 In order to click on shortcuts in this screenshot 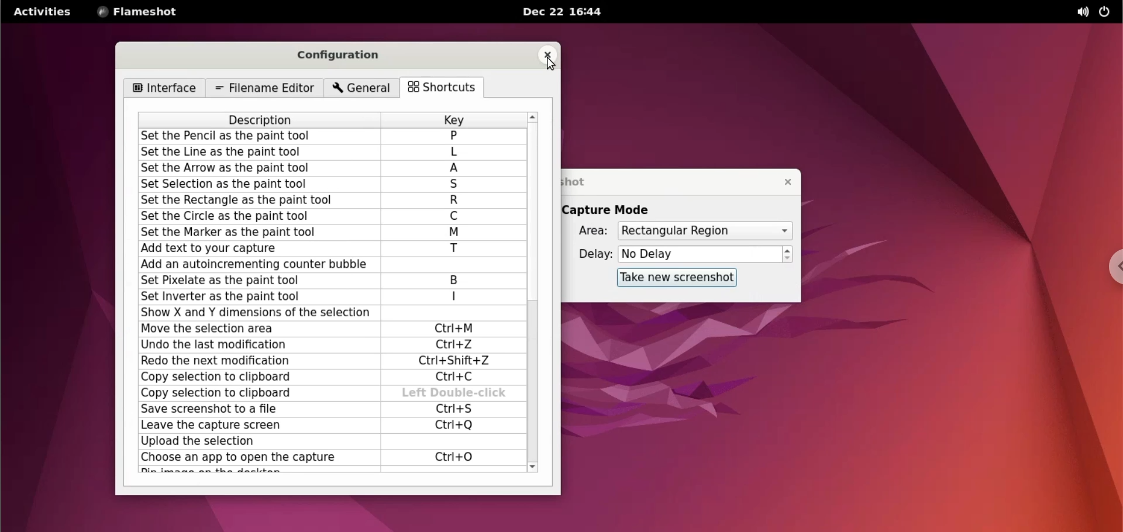, I will do `click(446, 88)`.